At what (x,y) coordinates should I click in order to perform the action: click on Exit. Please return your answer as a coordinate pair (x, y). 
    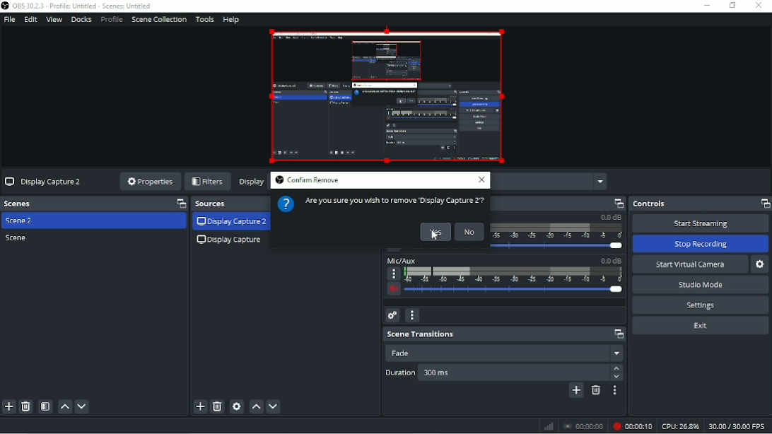
    Looking at the image, I should click on (701, 327).